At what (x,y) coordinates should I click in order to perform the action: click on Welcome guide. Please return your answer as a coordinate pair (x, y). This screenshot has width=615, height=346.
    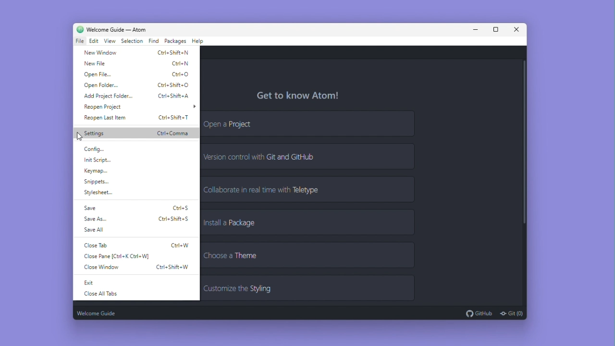
    Looking at the image, I should click on (98, 312).